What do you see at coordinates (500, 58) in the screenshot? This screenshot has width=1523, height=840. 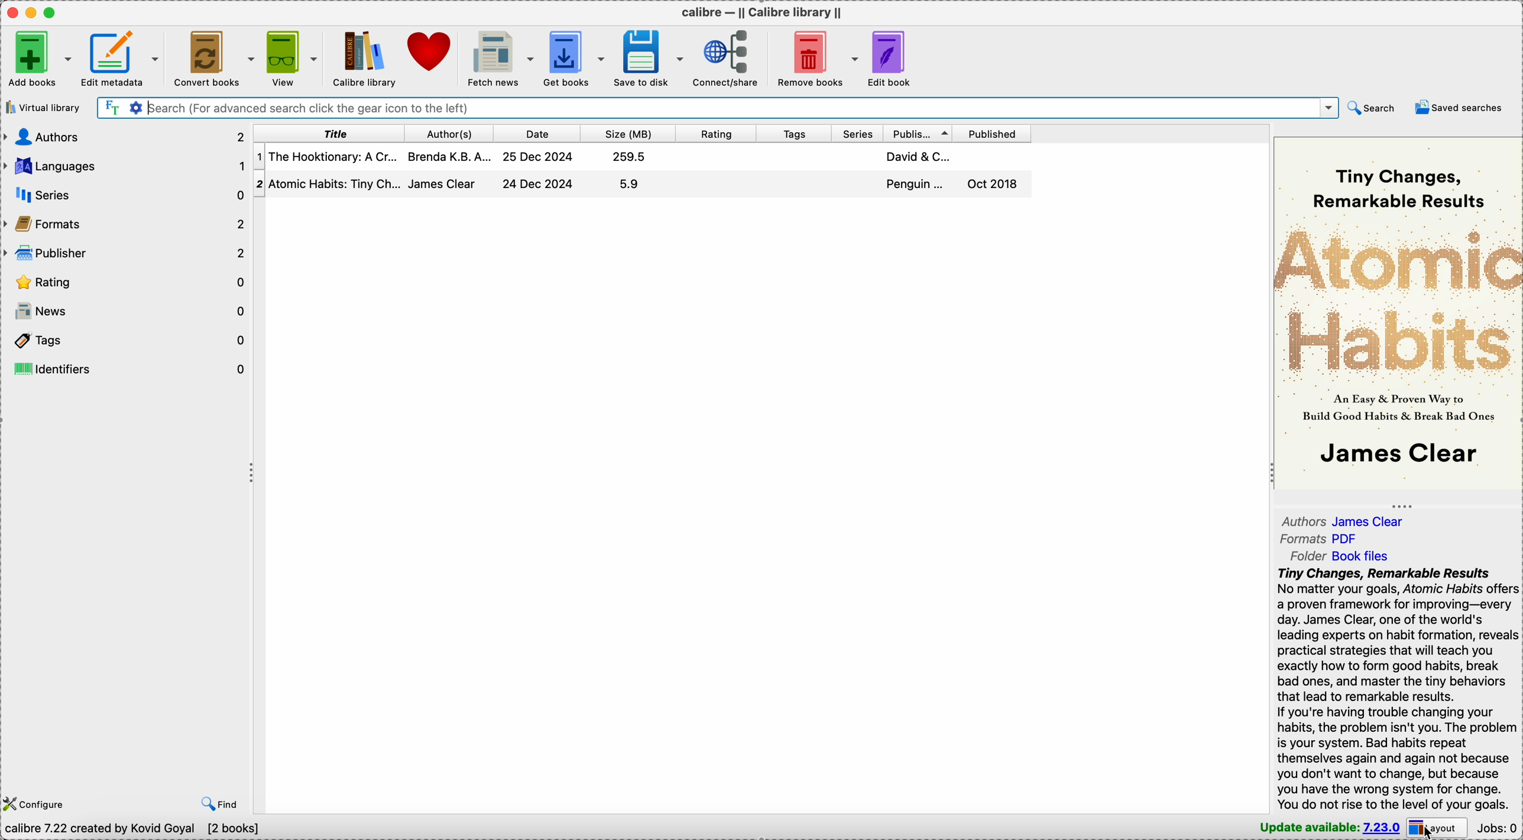 I see `fetch news` at bounding box center [500, 58].